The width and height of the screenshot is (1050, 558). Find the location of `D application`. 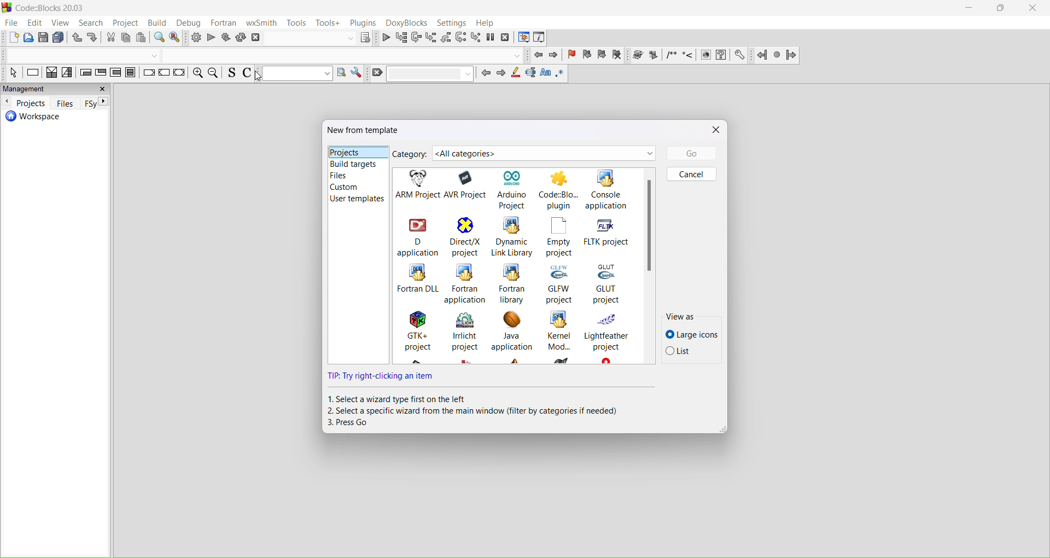

D application is located at coordinates (417, 236).